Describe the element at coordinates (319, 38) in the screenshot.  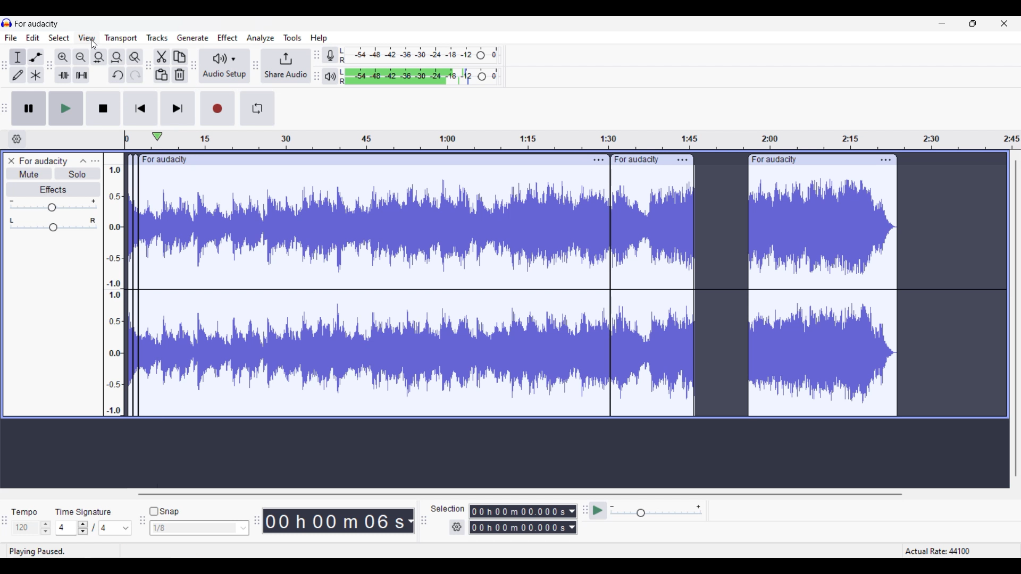
I see `Help menu` at that location.